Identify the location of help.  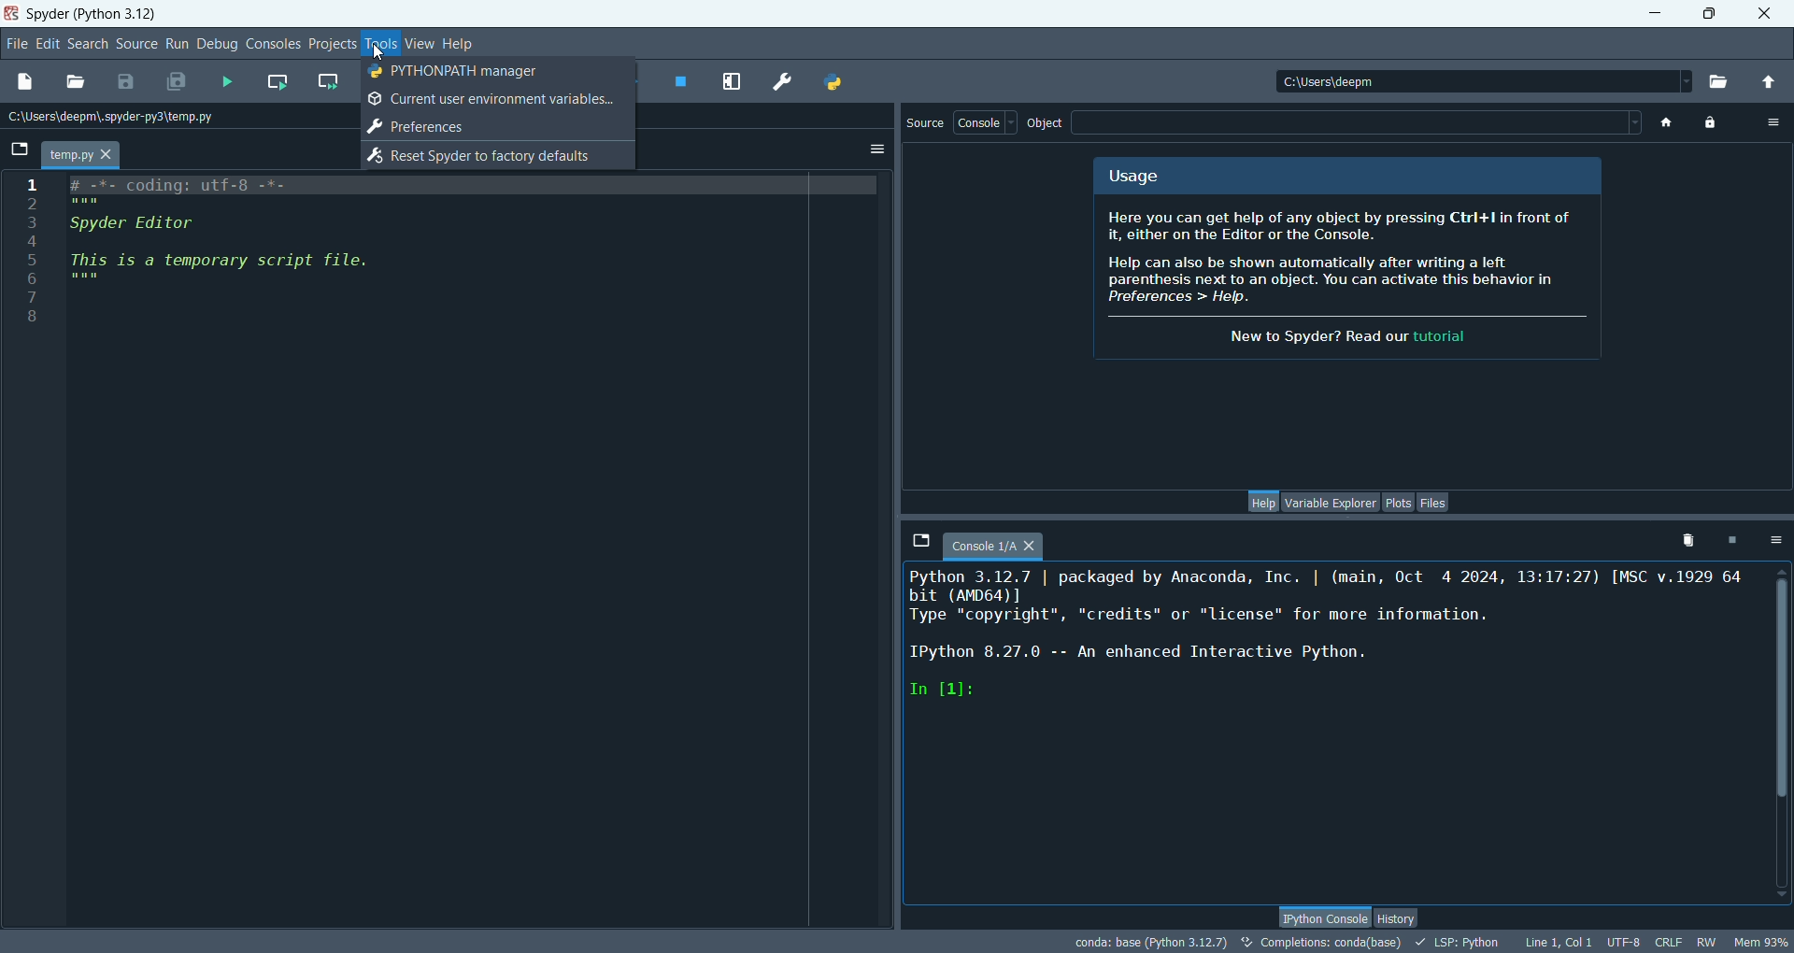
(1264, 502).